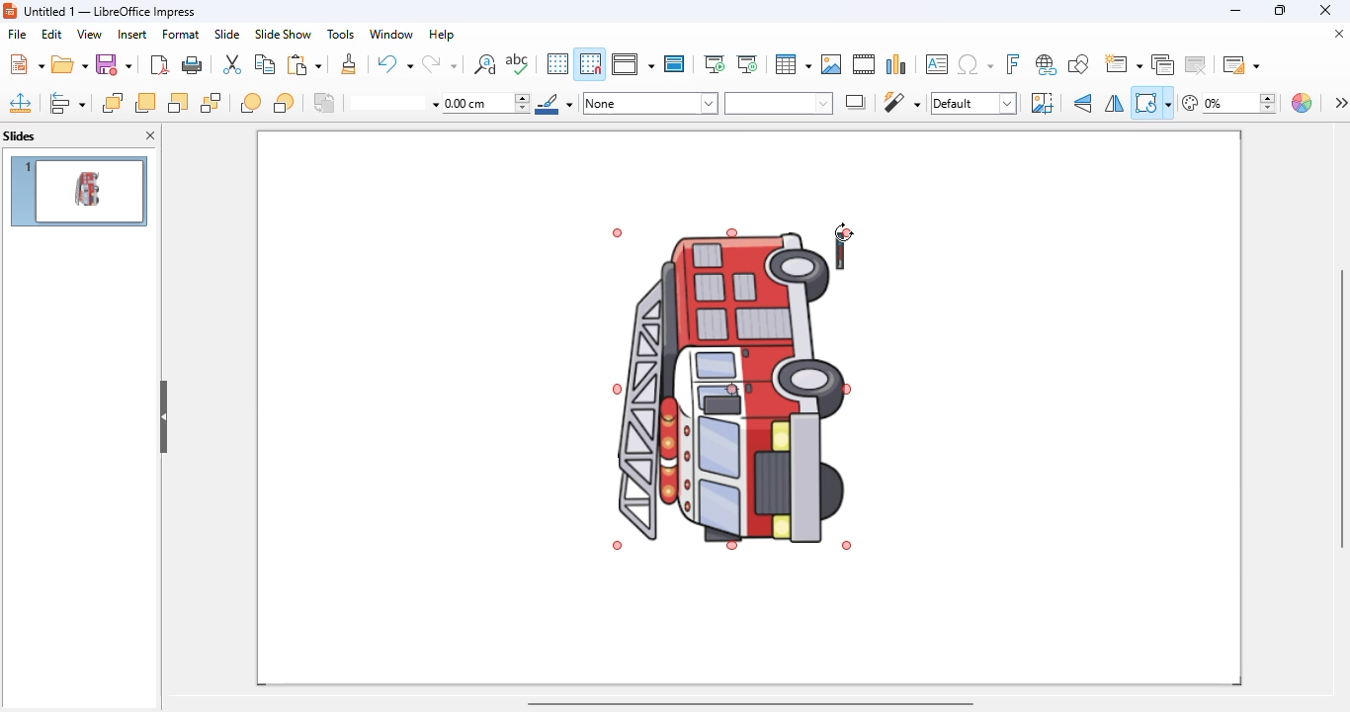  I want to click on line color, so click(554, 103).